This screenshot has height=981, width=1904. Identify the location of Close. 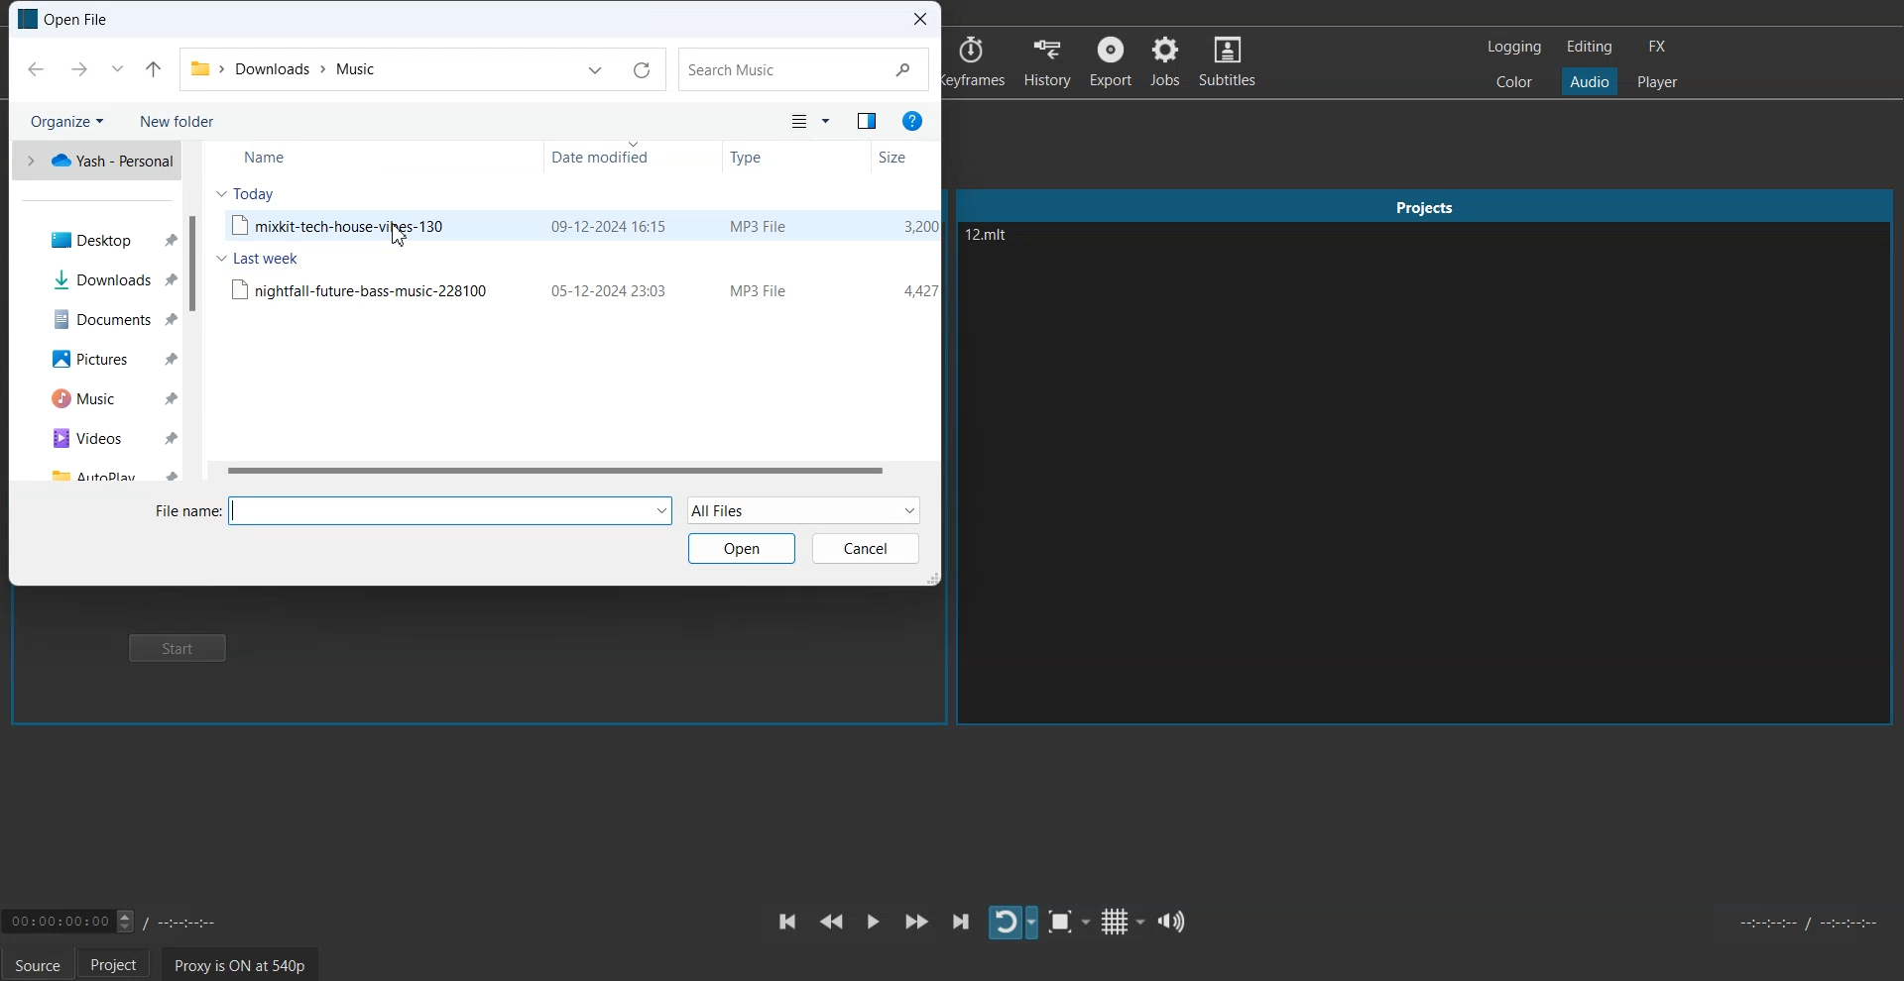
(920, 18).